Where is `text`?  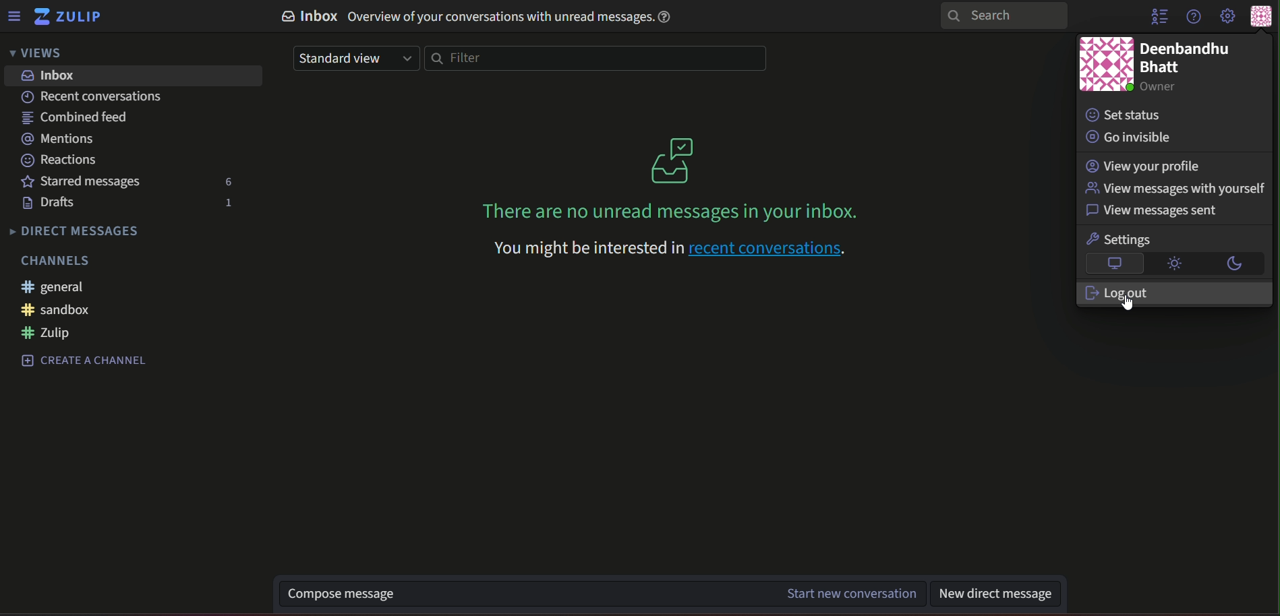 text is located at coordinates (1156, 210).